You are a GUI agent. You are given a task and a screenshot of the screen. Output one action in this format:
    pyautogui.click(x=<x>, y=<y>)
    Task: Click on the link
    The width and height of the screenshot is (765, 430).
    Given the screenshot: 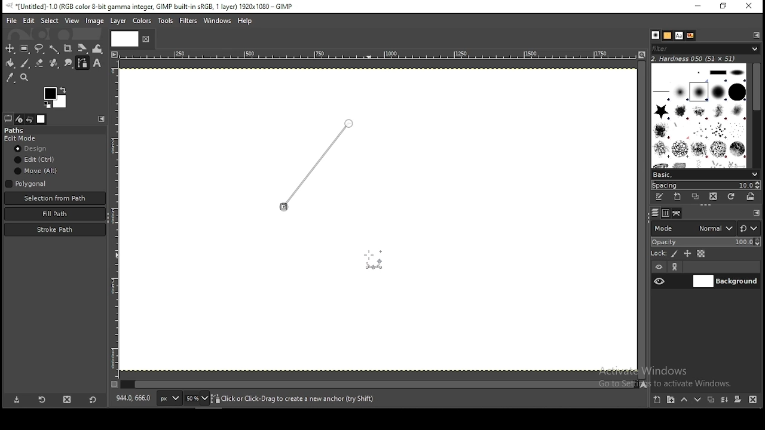 What is the action you would take?
    pyautogui.click(x=676, y=267)
    